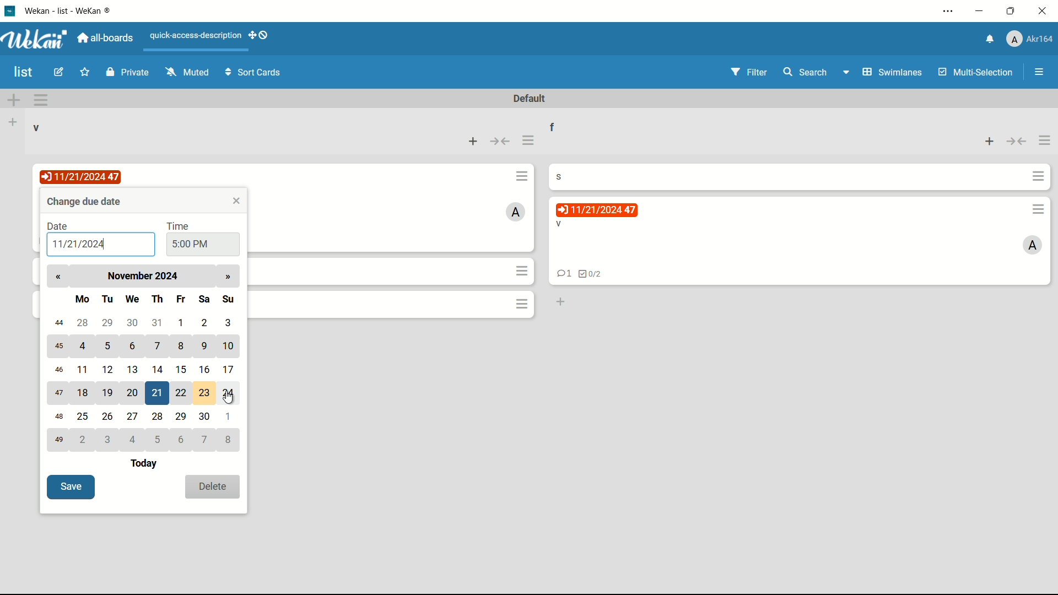  Describe the element at coordinates (559, 302) in the screenshot. I see `add card to bottom of list` at that location.